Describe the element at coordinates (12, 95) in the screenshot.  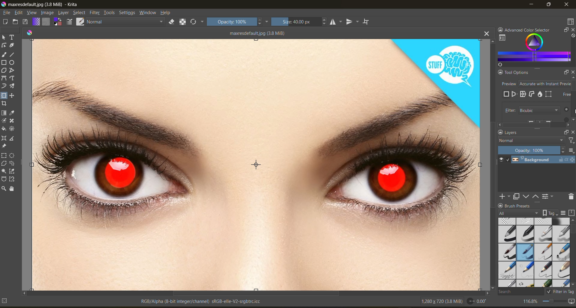
I see `tool` at that location.